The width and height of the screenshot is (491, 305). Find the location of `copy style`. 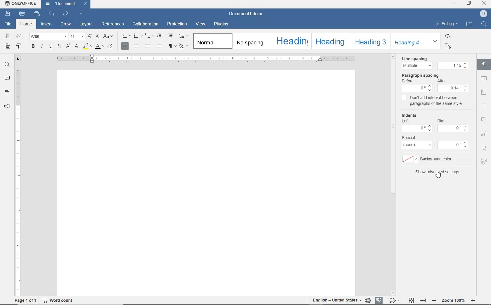

copy style is located at coordinates (19, 46).